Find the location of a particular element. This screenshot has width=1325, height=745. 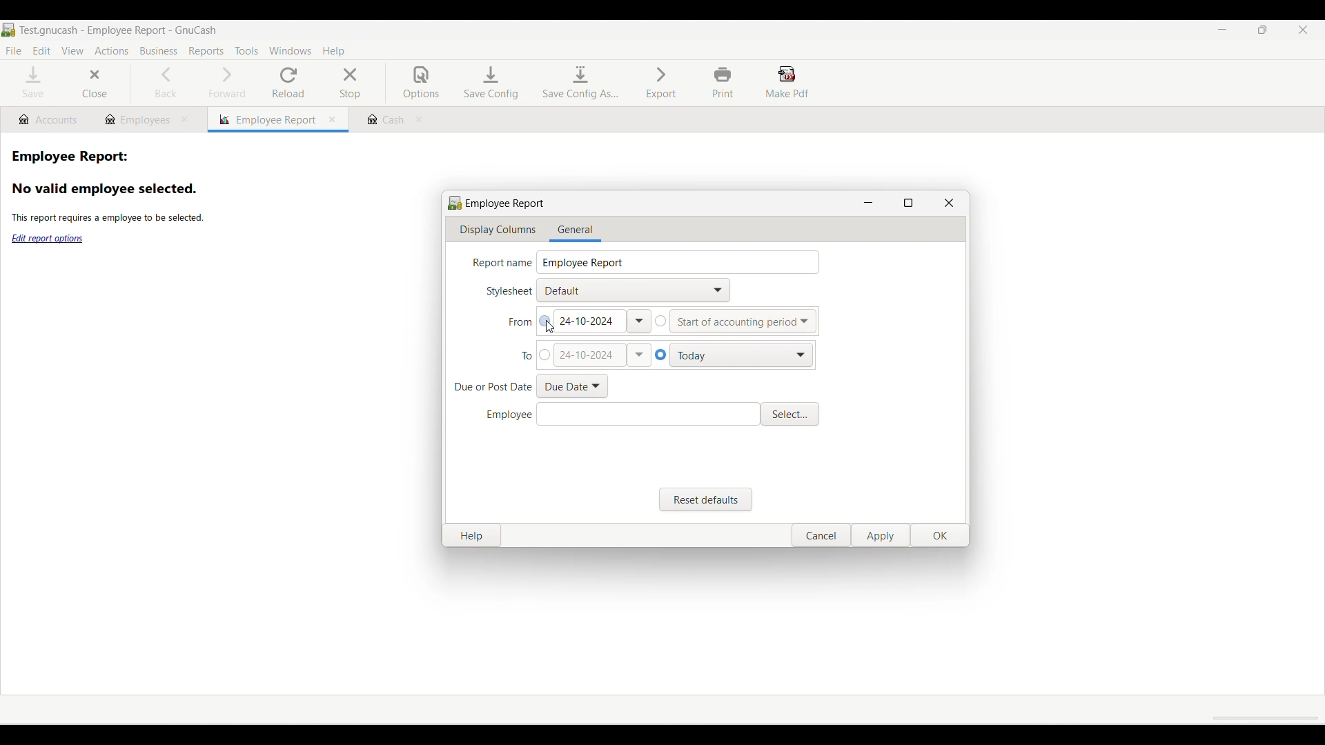

Close window is located at coordinates (948, 203).